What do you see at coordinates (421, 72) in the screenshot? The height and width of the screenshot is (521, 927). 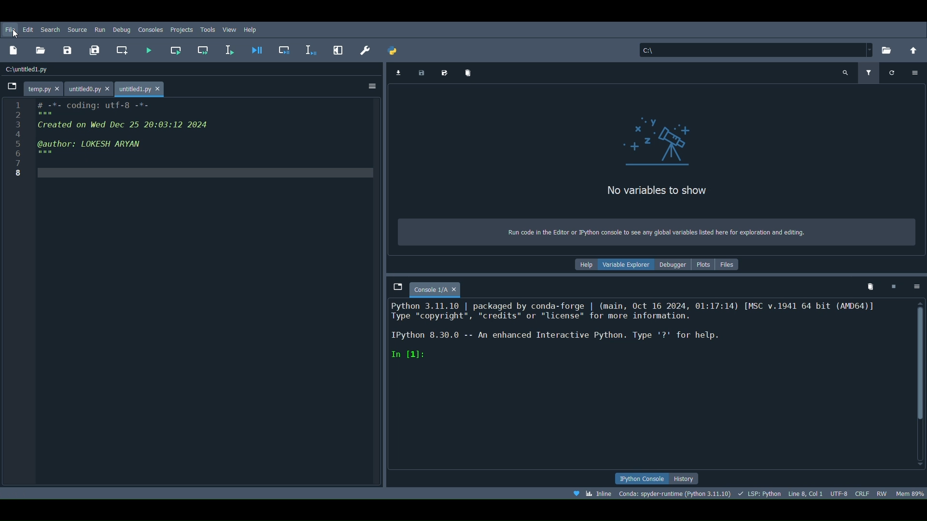 I see `Save data` at bounding box center [421, 72].